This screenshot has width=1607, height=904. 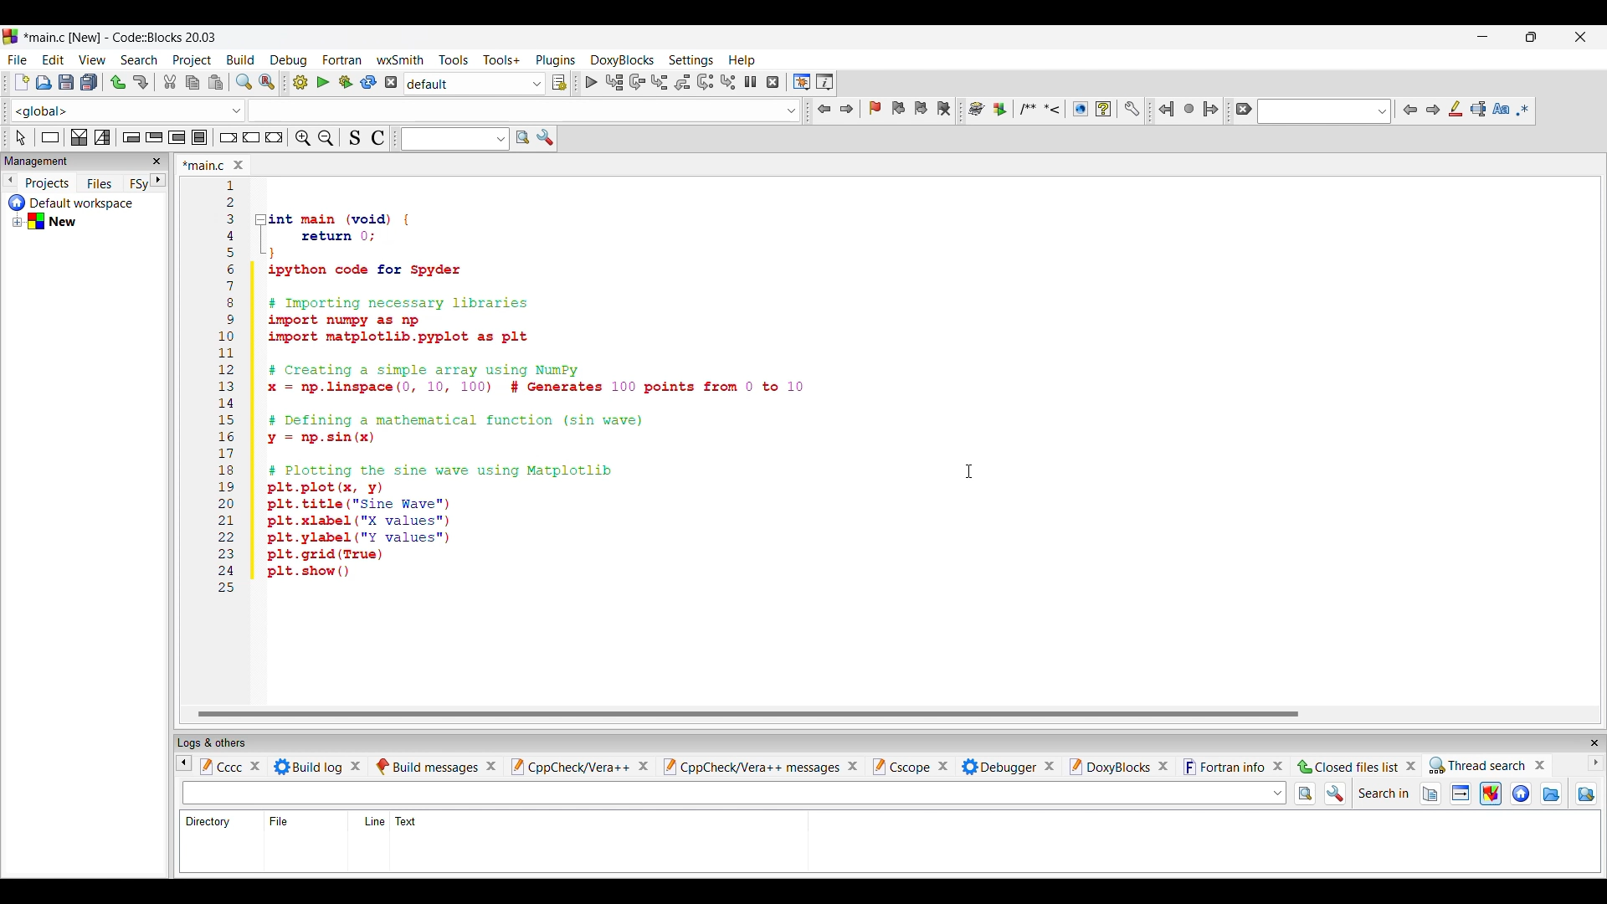 I want to click on , so click(x=400, y=819).